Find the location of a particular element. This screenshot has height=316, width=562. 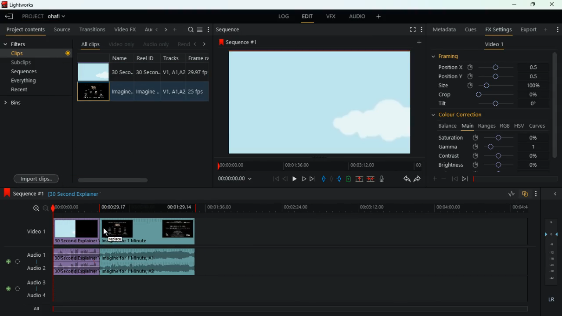

search is located at coordinates (190, 29).